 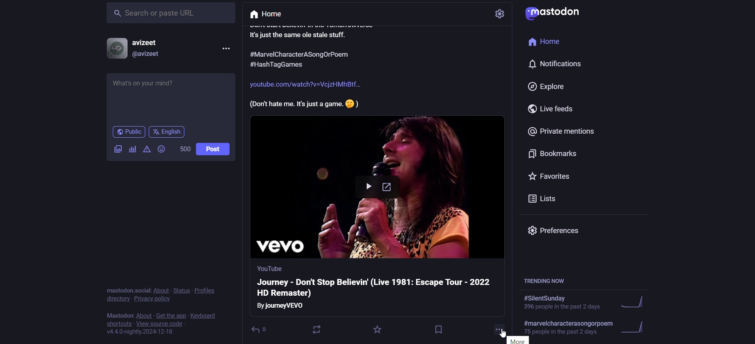 What do you see at coordinates (181, 291) in the screenshot?
I see `status` at bounding box center [181, 291].